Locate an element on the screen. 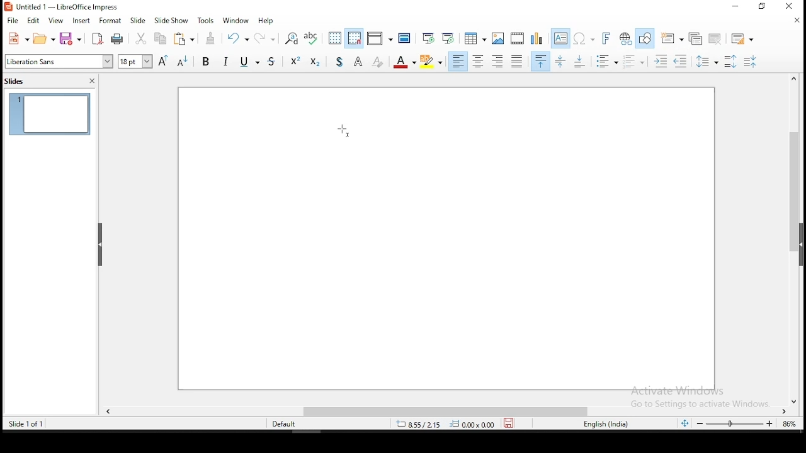 The height and width of the screenshot is (453, 806). new tool is located at coordinates (16, 39).